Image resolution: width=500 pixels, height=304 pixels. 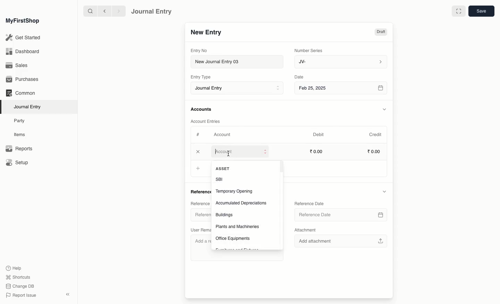 I want to click on Entry Type, so click(x=203, y=77).